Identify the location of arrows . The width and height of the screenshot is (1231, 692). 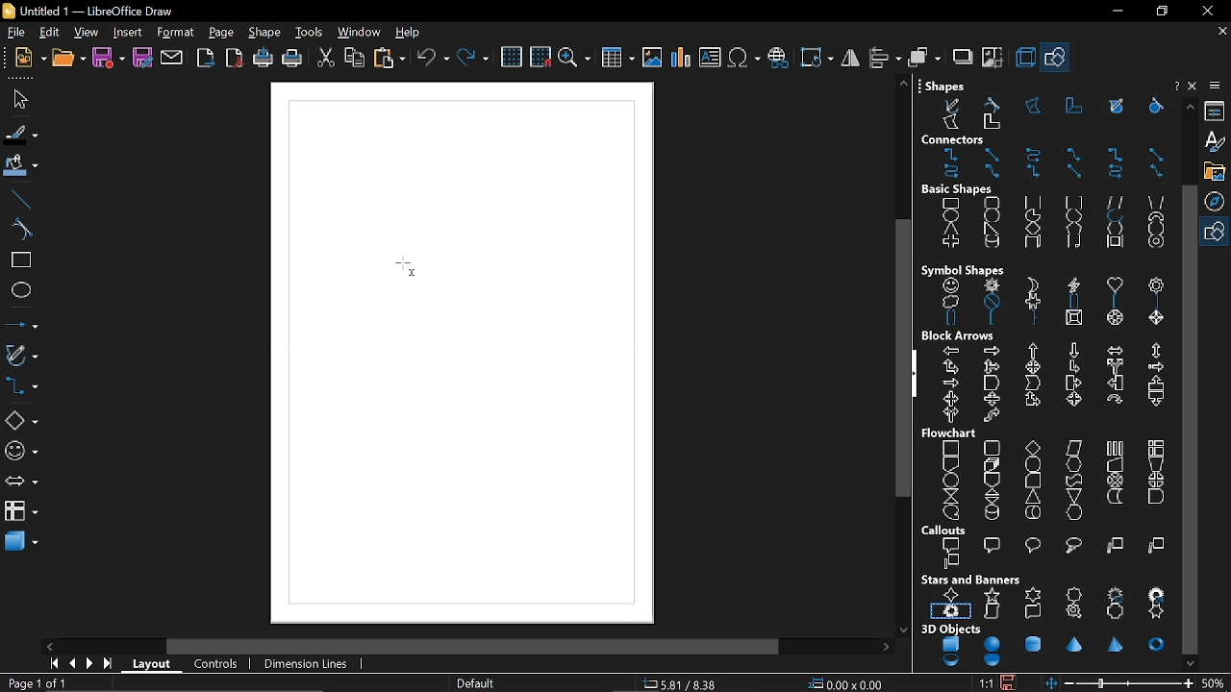
(19, 483).